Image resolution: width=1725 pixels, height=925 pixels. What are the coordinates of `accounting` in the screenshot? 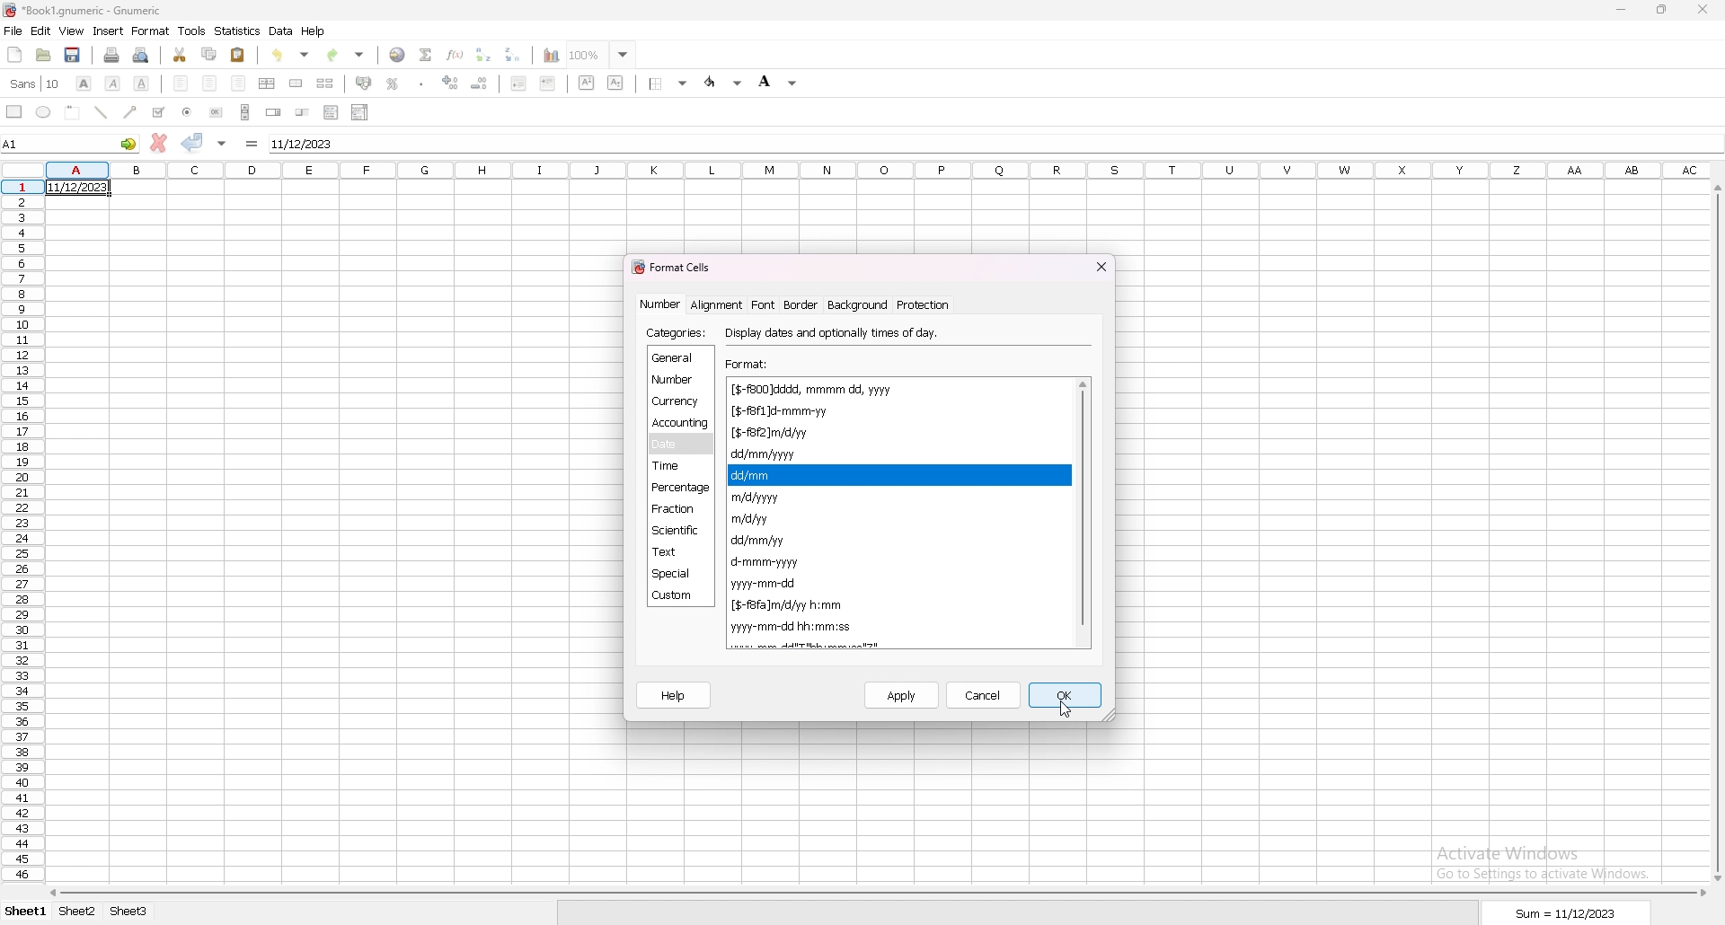 It's located at (364, 83).